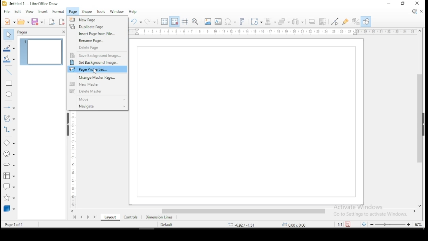 Image resolution: width=428 pixels, height=241 pixels. I want to click on layout, so click(110, 218).